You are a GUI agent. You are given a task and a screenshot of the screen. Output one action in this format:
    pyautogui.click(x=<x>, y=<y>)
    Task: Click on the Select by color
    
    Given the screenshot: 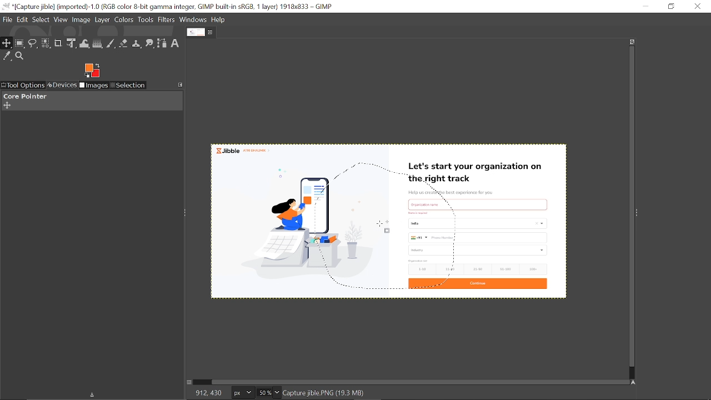 What is the action you would take?
    pyautogui.click(x=46, y=44)
    